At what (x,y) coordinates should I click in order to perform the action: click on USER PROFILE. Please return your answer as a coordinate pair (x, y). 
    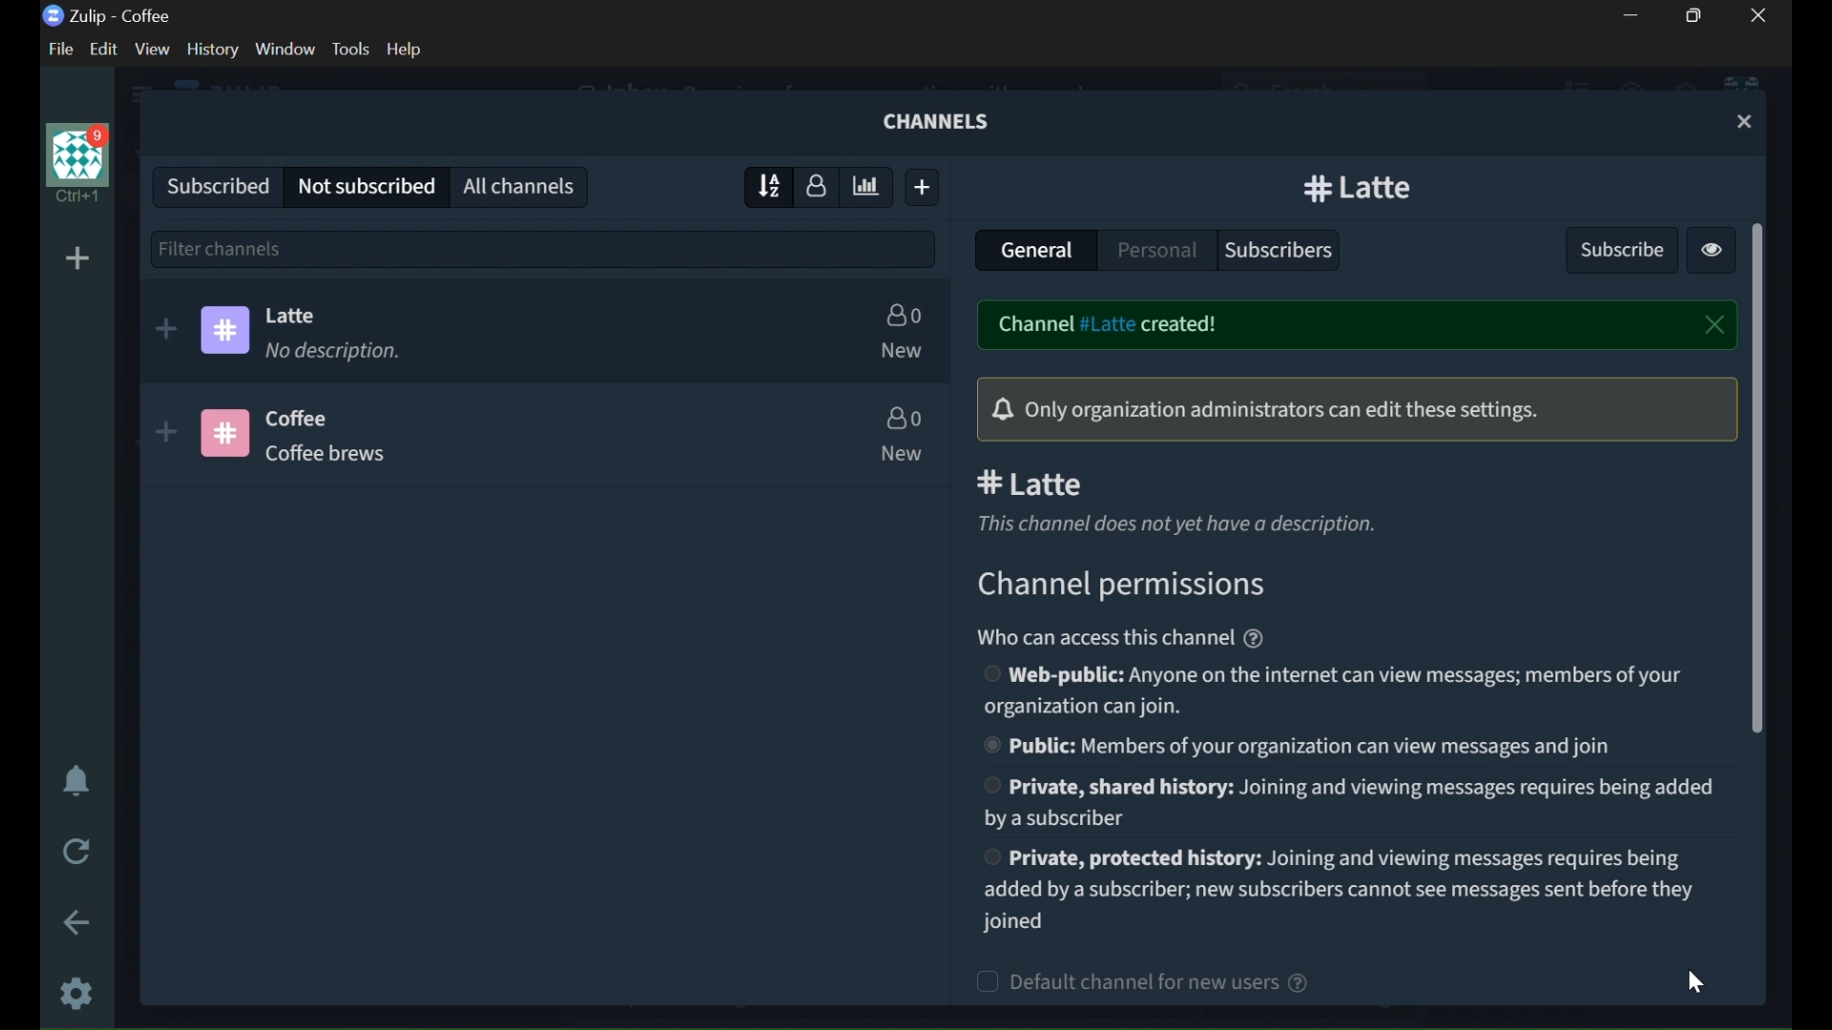
    Looking at the image, I should click on (74, 163).